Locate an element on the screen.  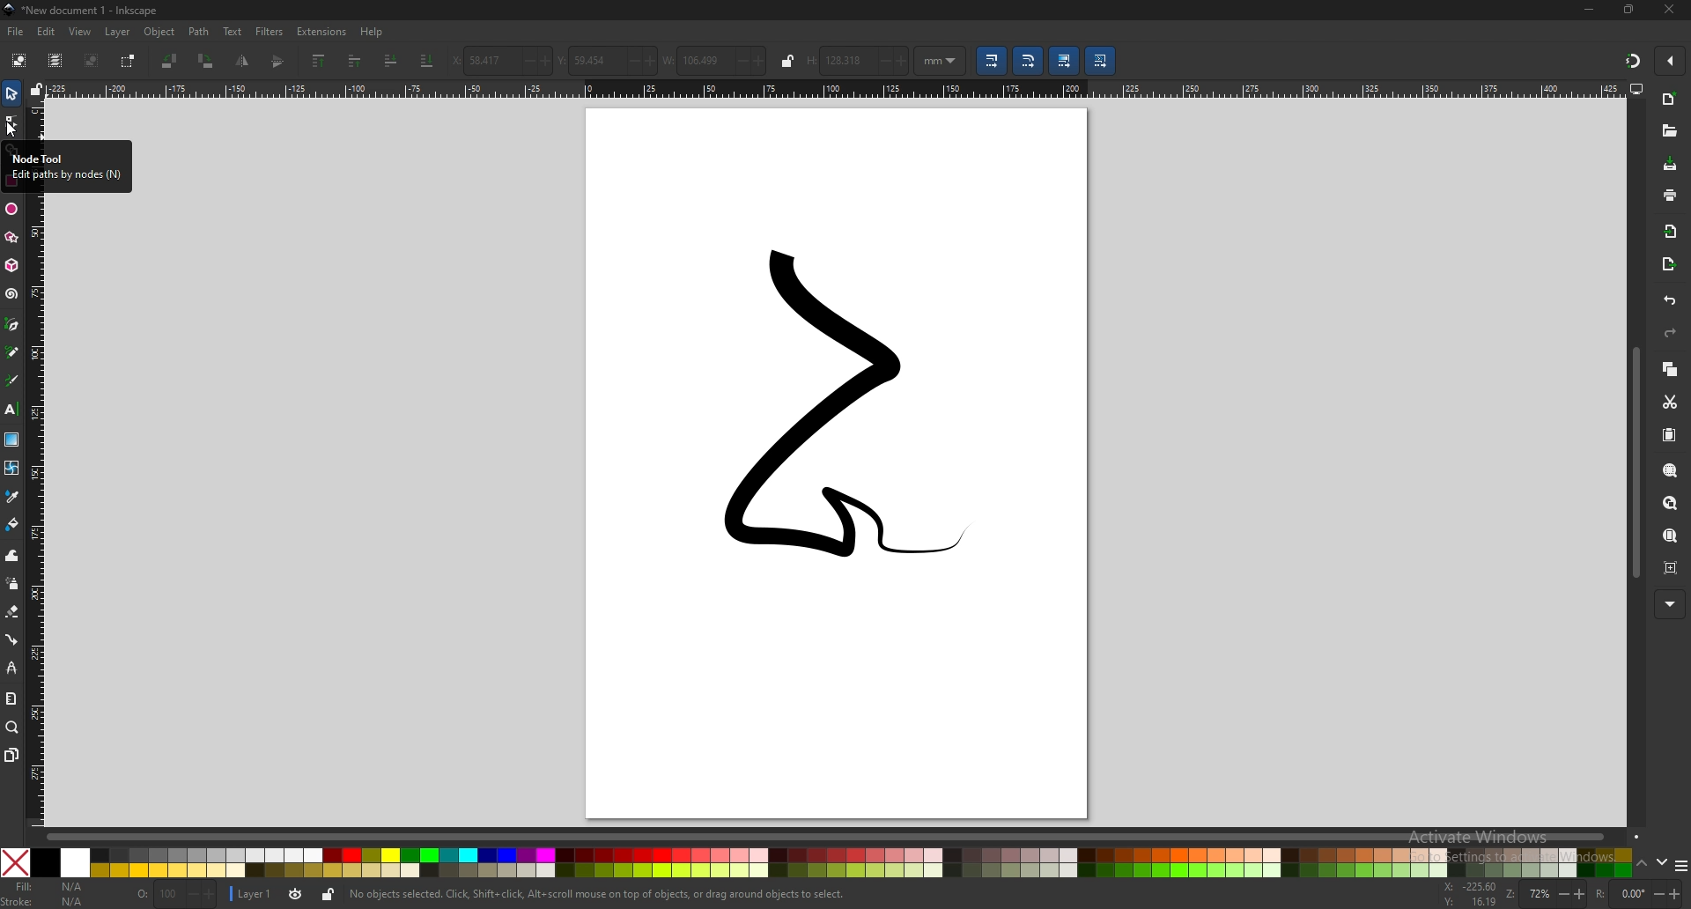
minimize is located at coordinates (1590, 10).